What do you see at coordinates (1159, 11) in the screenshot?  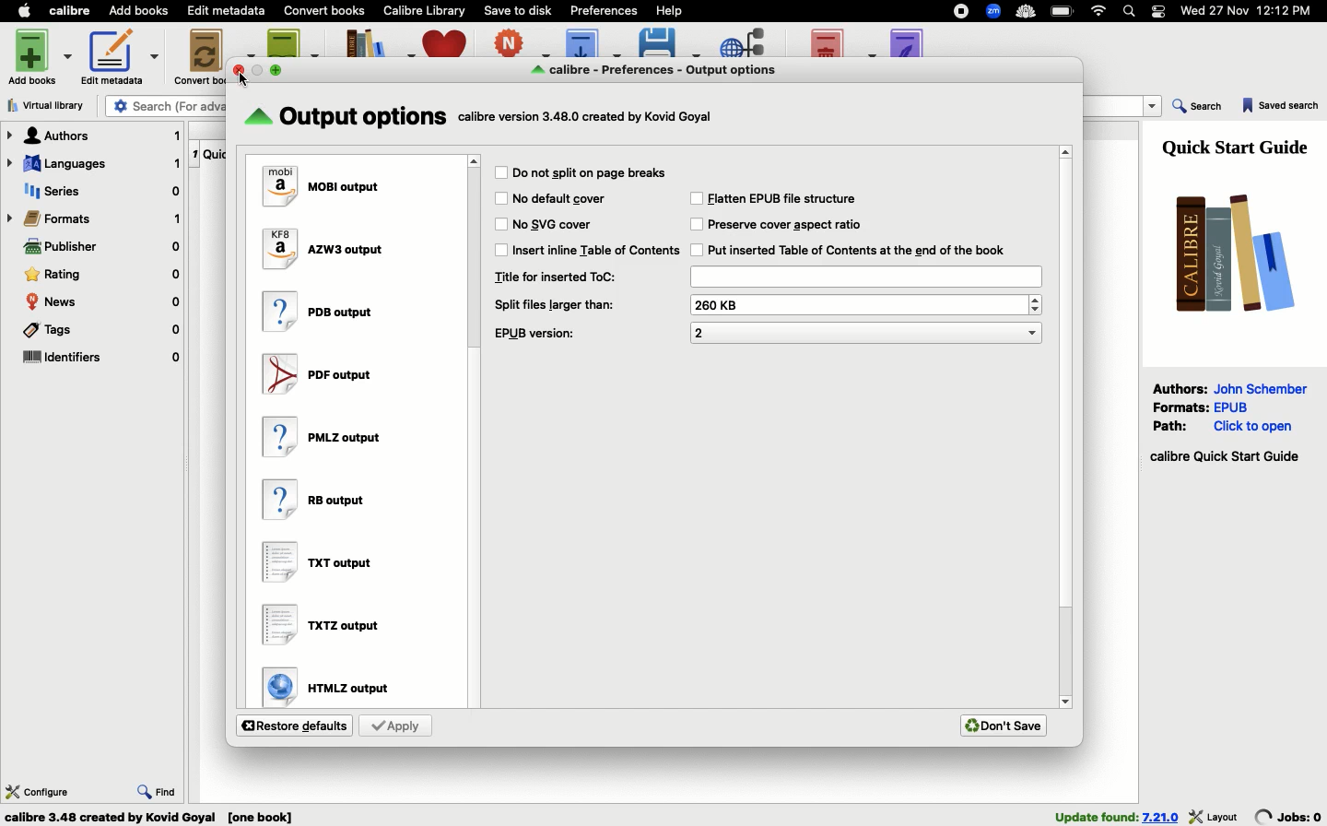 I see `Notification` at bounding box center [1159, 11].